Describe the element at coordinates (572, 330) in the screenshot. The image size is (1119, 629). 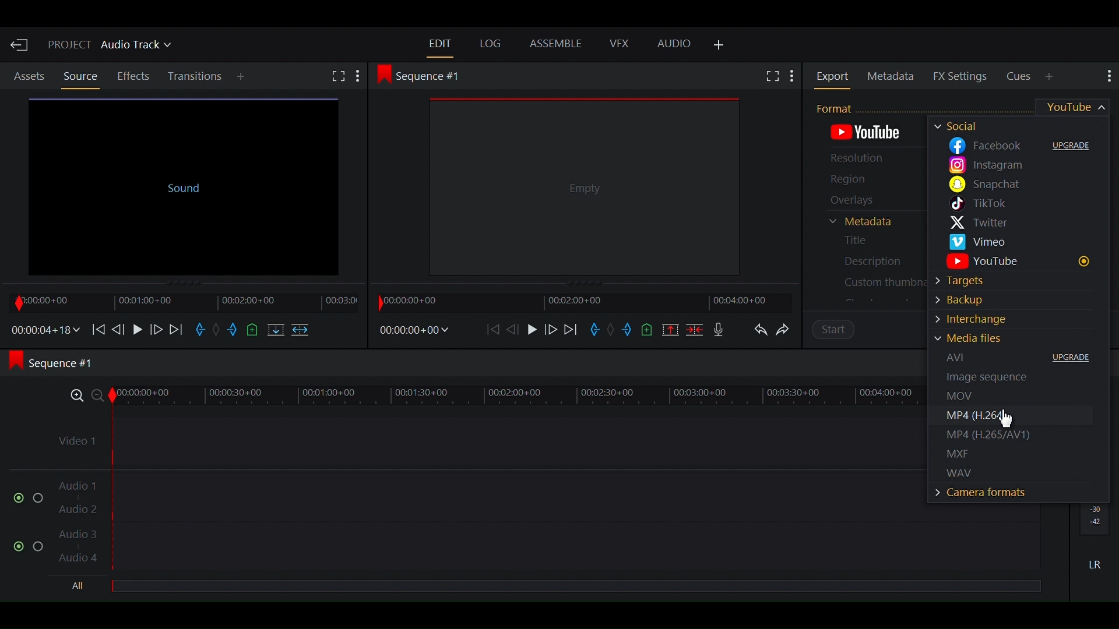
I see `Move forward` at that location.